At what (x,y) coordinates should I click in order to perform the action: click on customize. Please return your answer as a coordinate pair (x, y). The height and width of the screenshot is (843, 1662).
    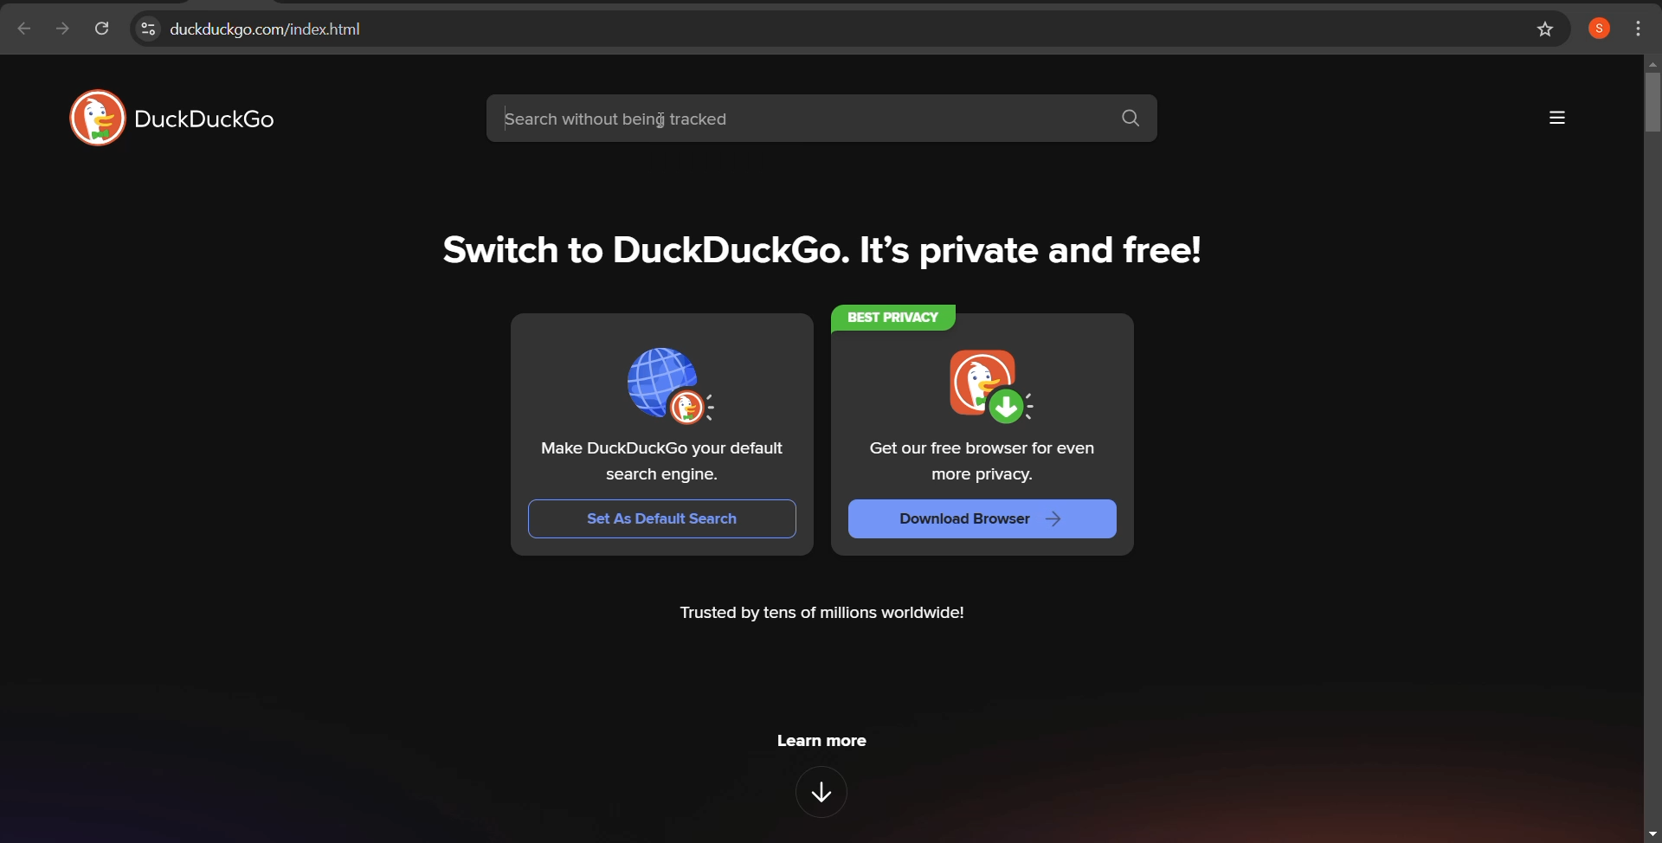
    Looking at the image, I should click on (1640, 27).